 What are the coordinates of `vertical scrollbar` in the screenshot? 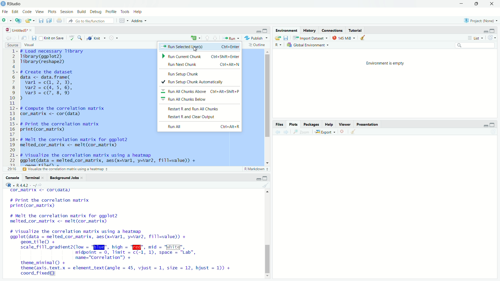 It's located at (268, 259).